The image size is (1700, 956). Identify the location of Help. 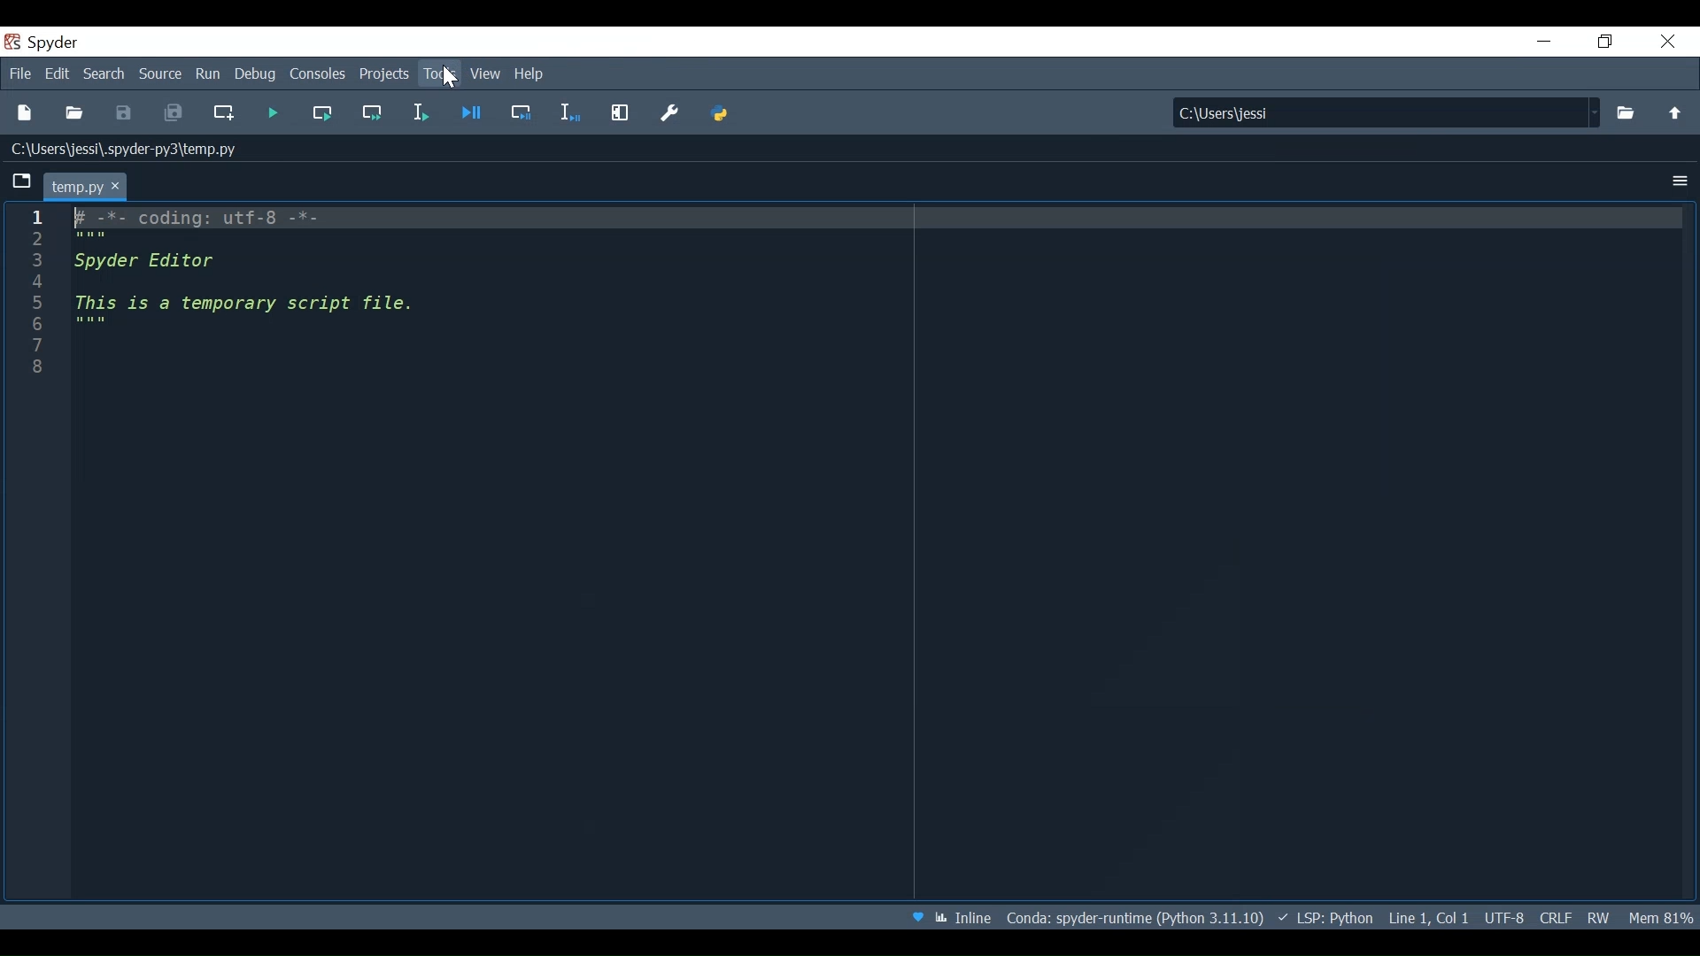
(528, 73).